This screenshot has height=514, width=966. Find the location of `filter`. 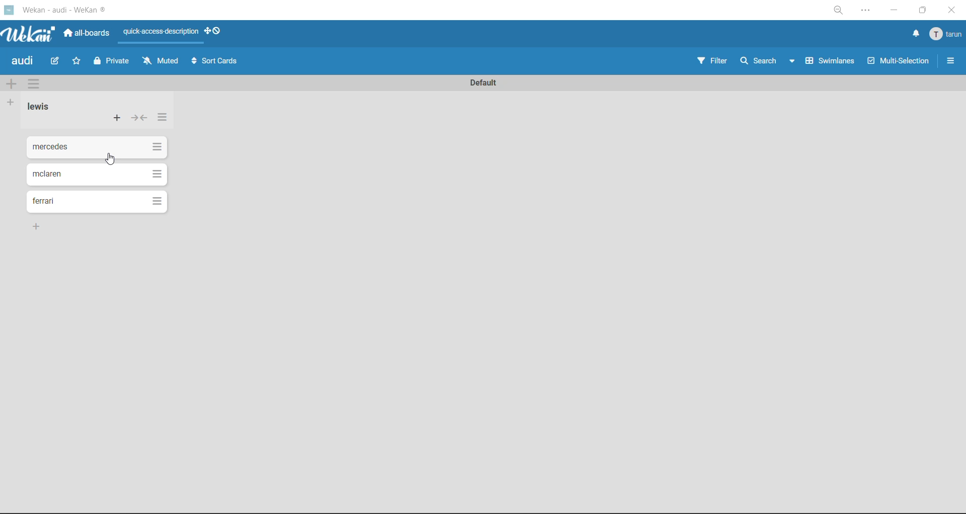

filter is located at coordinates (711, 62).